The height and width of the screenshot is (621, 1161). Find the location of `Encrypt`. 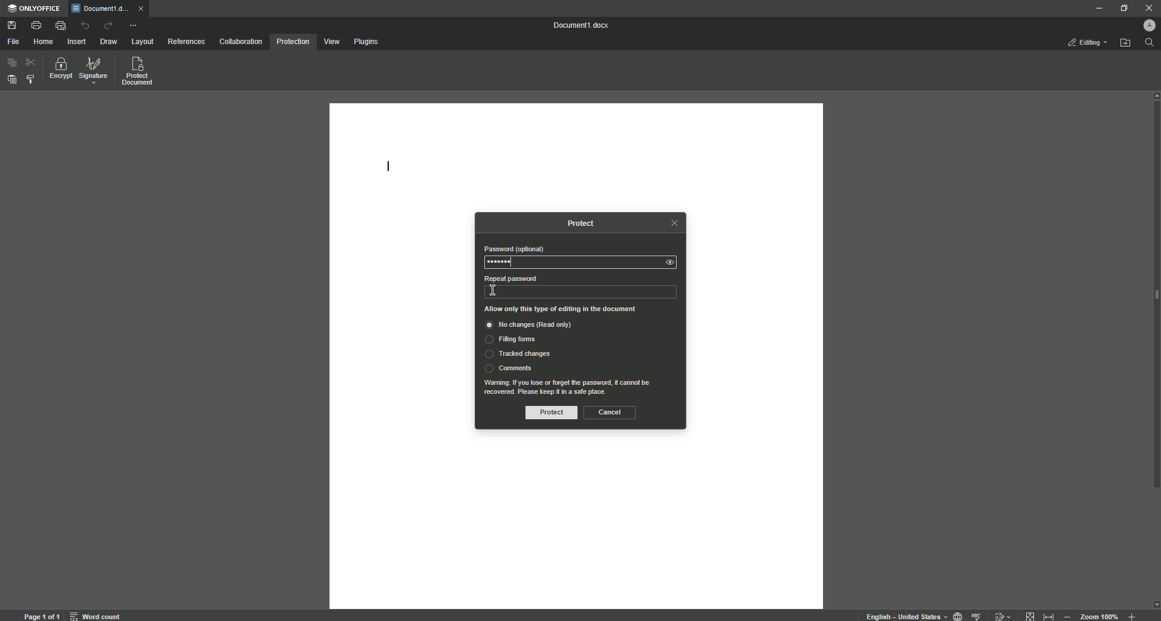

Encrypt is located at coordinates (59, 69).